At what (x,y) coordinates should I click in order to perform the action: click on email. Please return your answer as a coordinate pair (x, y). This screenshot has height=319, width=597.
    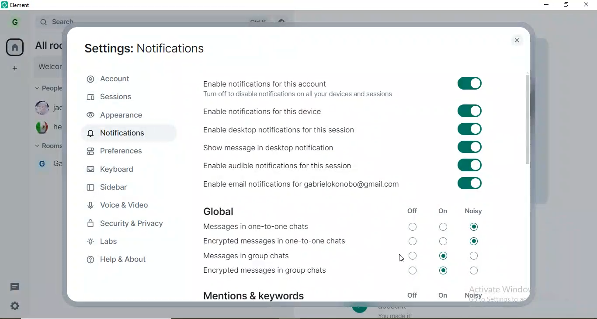
    Looking at the image, I should click on (48, 45).